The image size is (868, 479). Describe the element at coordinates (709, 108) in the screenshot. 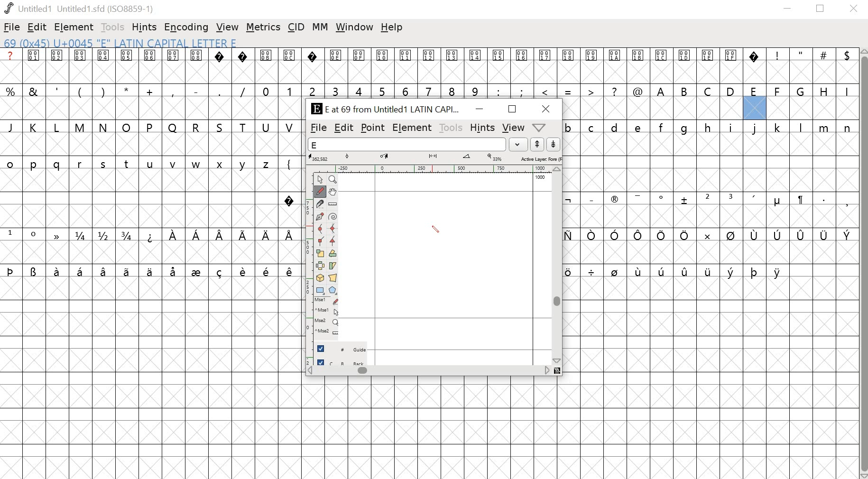

I see `empty cells` at that location.